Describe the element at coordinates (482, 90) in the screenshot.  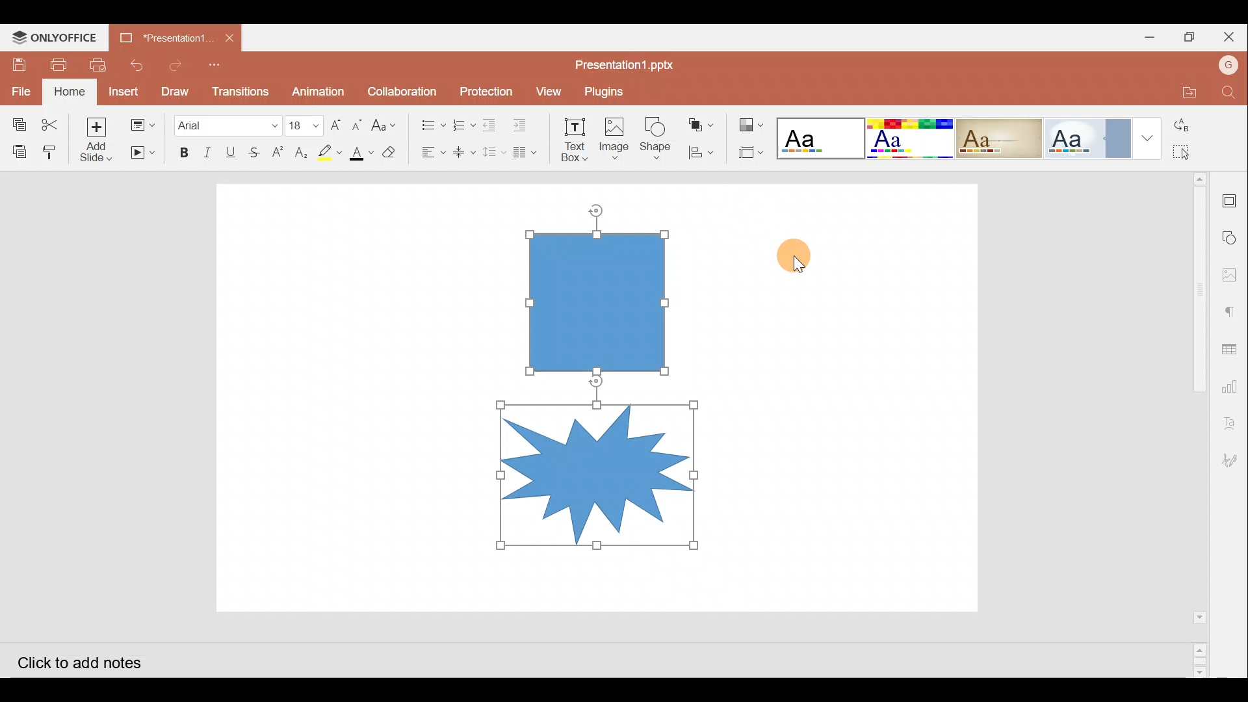
I see `Protection` at that location.